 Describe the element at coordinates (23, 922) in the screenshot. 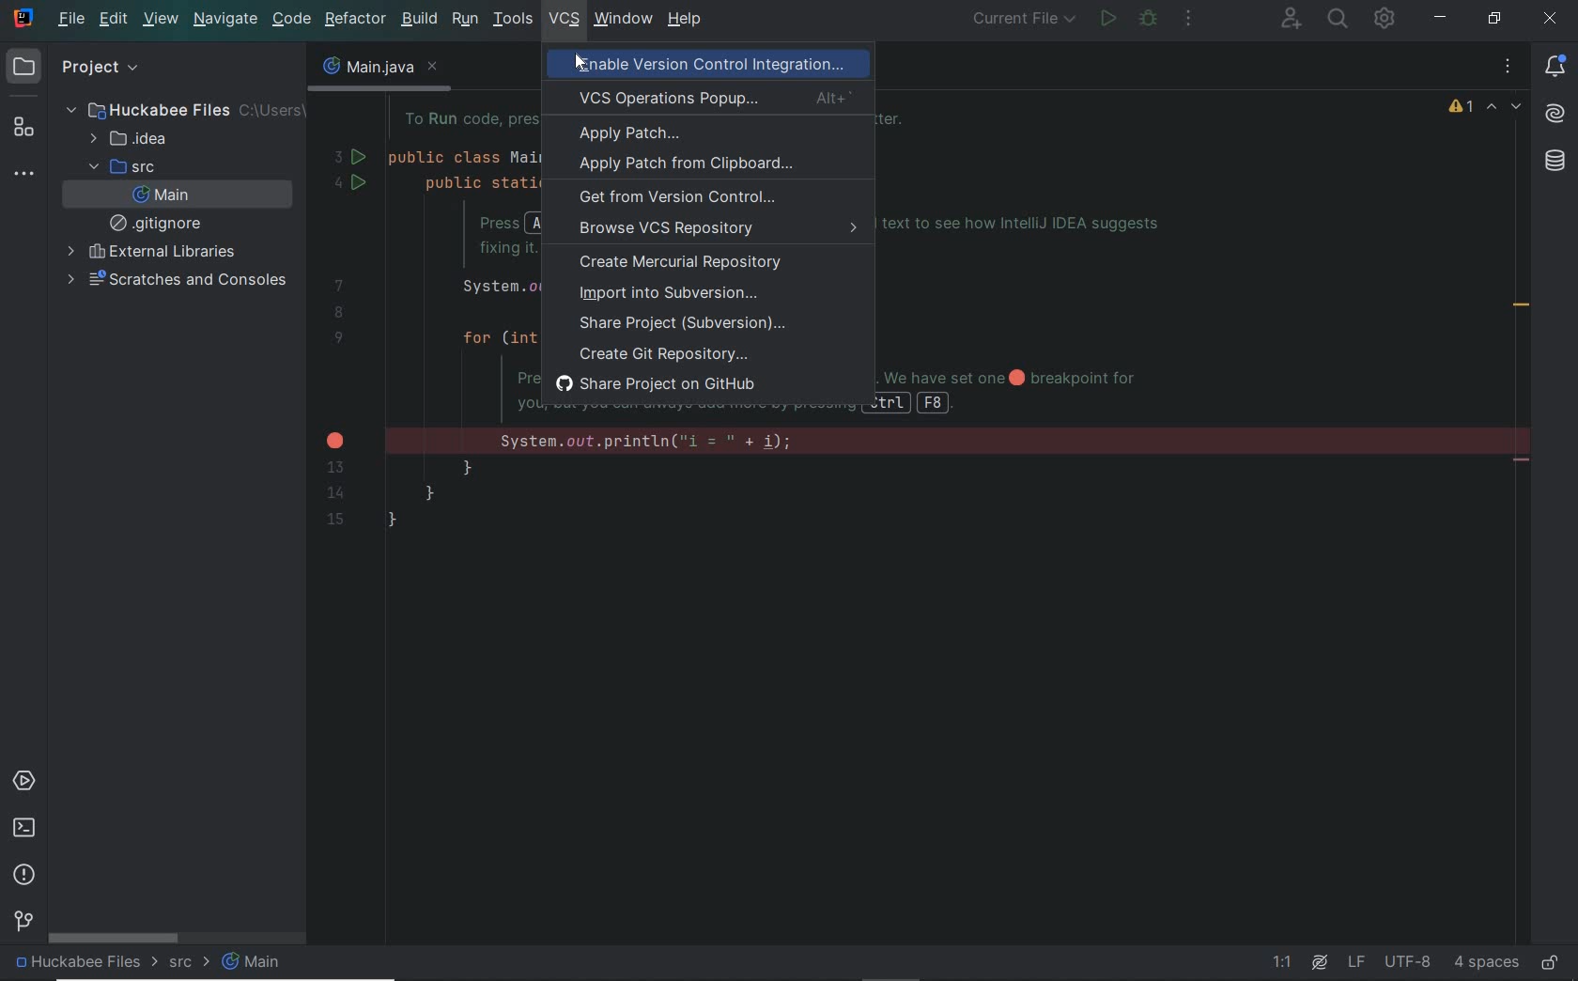

I see `version control` at that location.